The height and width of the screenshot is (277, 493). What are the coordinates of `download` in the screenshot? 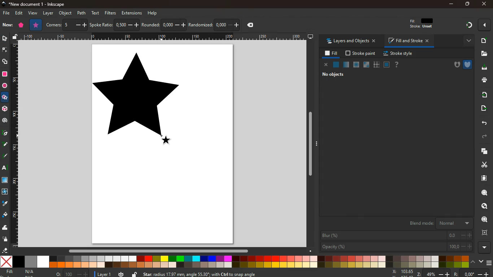 It's located at (484, 68).